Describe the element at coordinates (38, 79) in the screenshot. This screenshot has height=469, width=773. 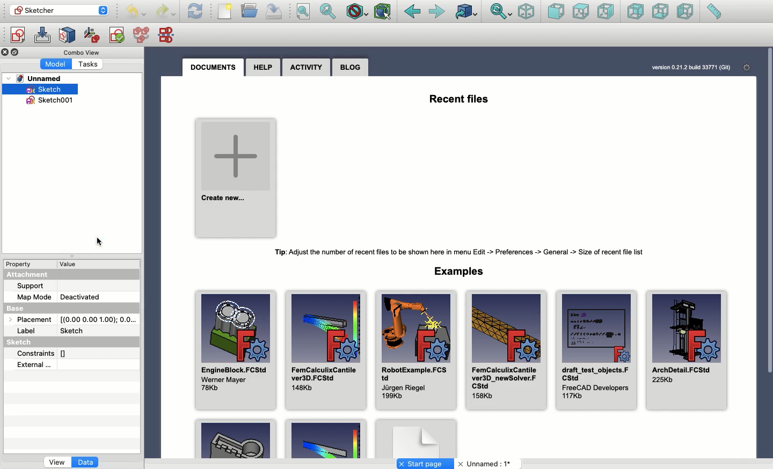
I see `Unnamed` at that location.